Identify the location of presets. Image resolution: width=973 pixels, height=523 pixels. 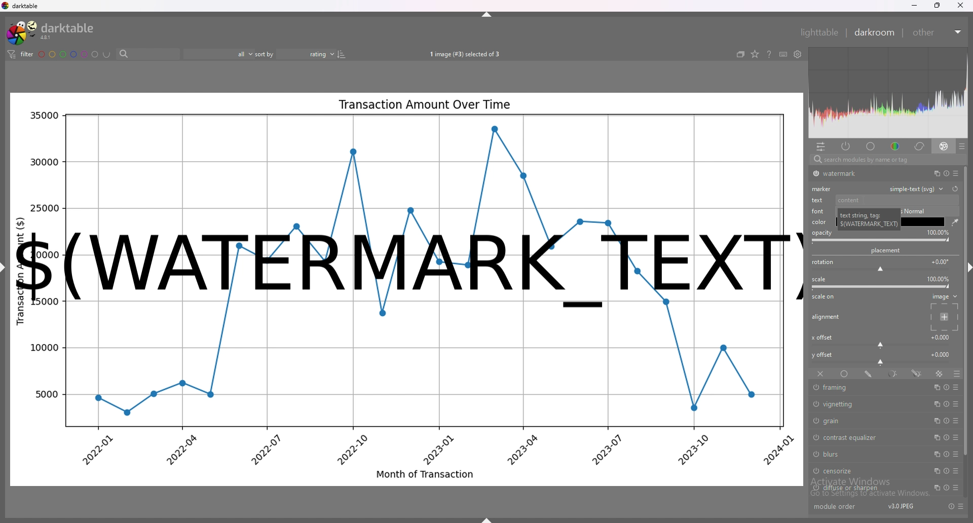
(957, 455).